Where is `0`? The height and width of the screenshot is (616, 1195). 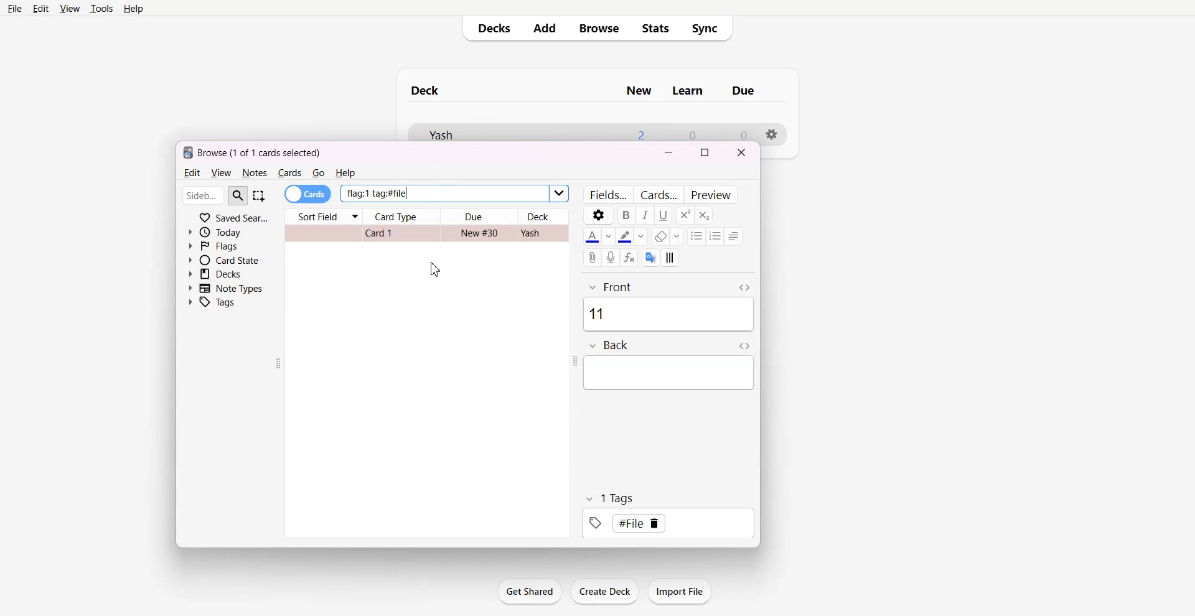
0 is located at coordinates (694, 133).